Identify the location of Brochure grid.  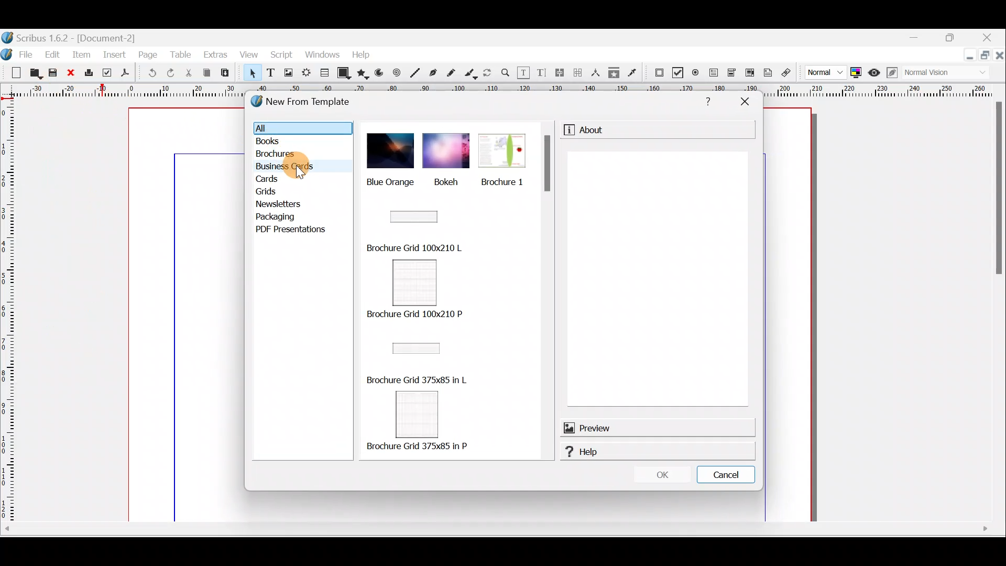
(419, 413).